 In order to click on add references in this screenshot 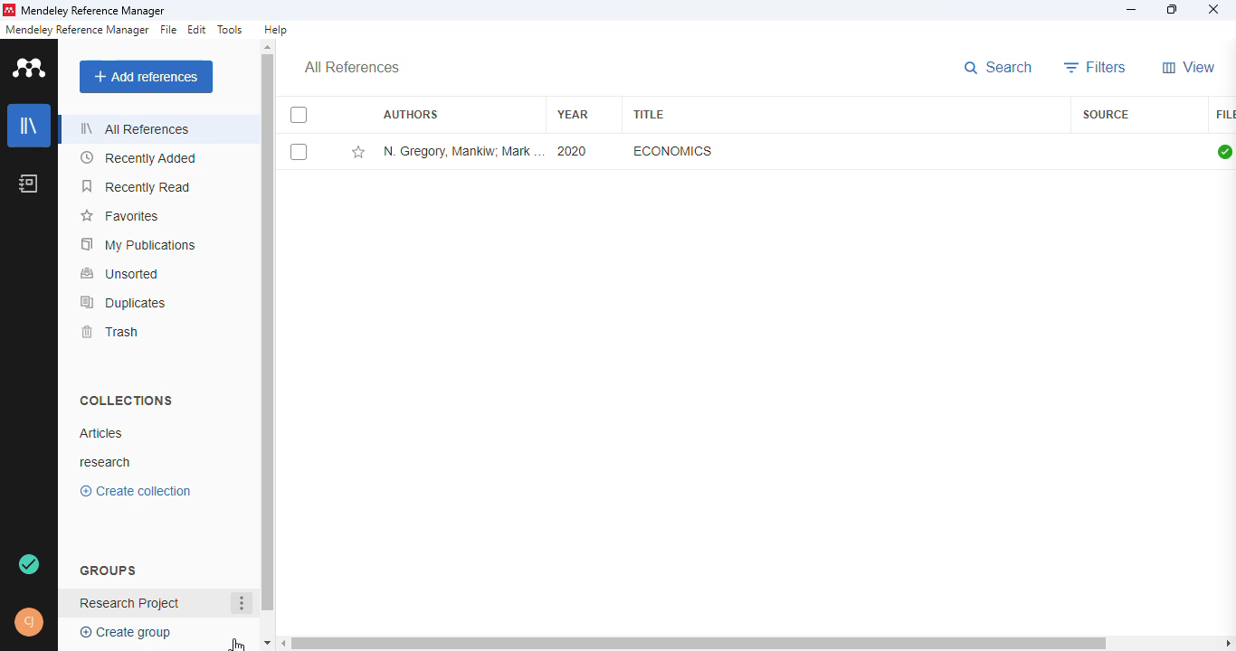, I will do `click(147, 77)`.